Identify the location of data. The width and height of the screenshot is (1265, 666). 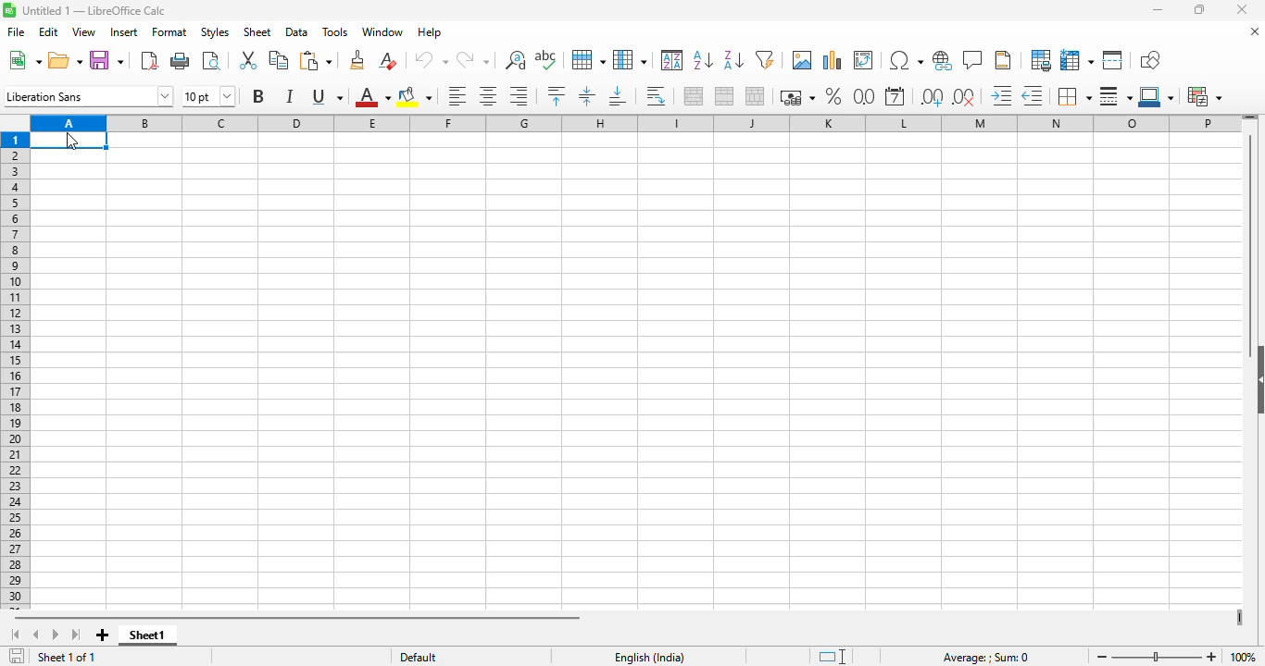
(295, 32).